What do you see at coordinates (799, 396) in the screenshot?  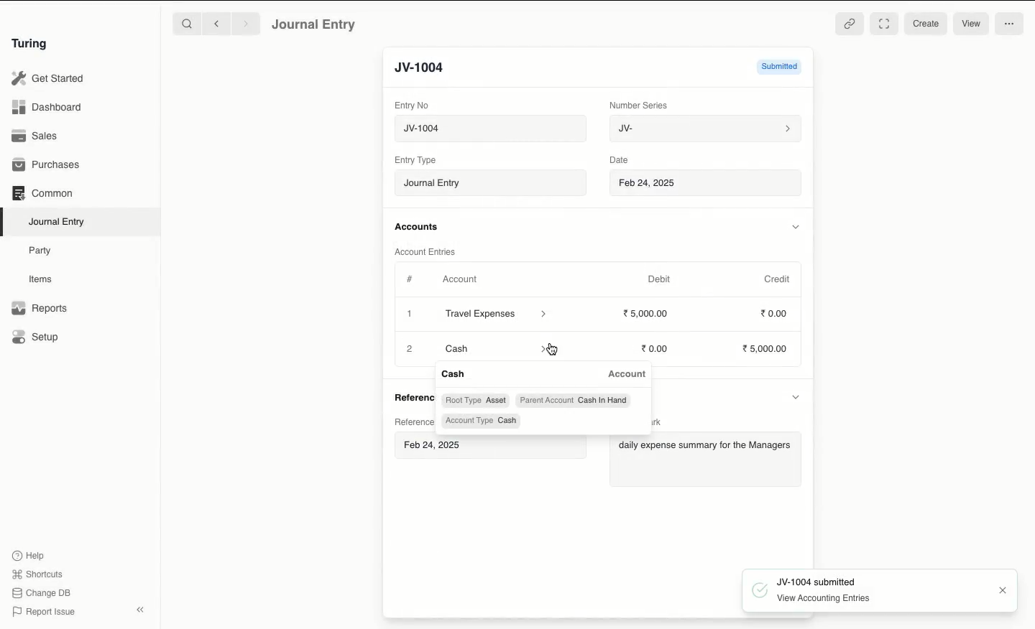 I see `Hide` at bounding box center [799, 396].